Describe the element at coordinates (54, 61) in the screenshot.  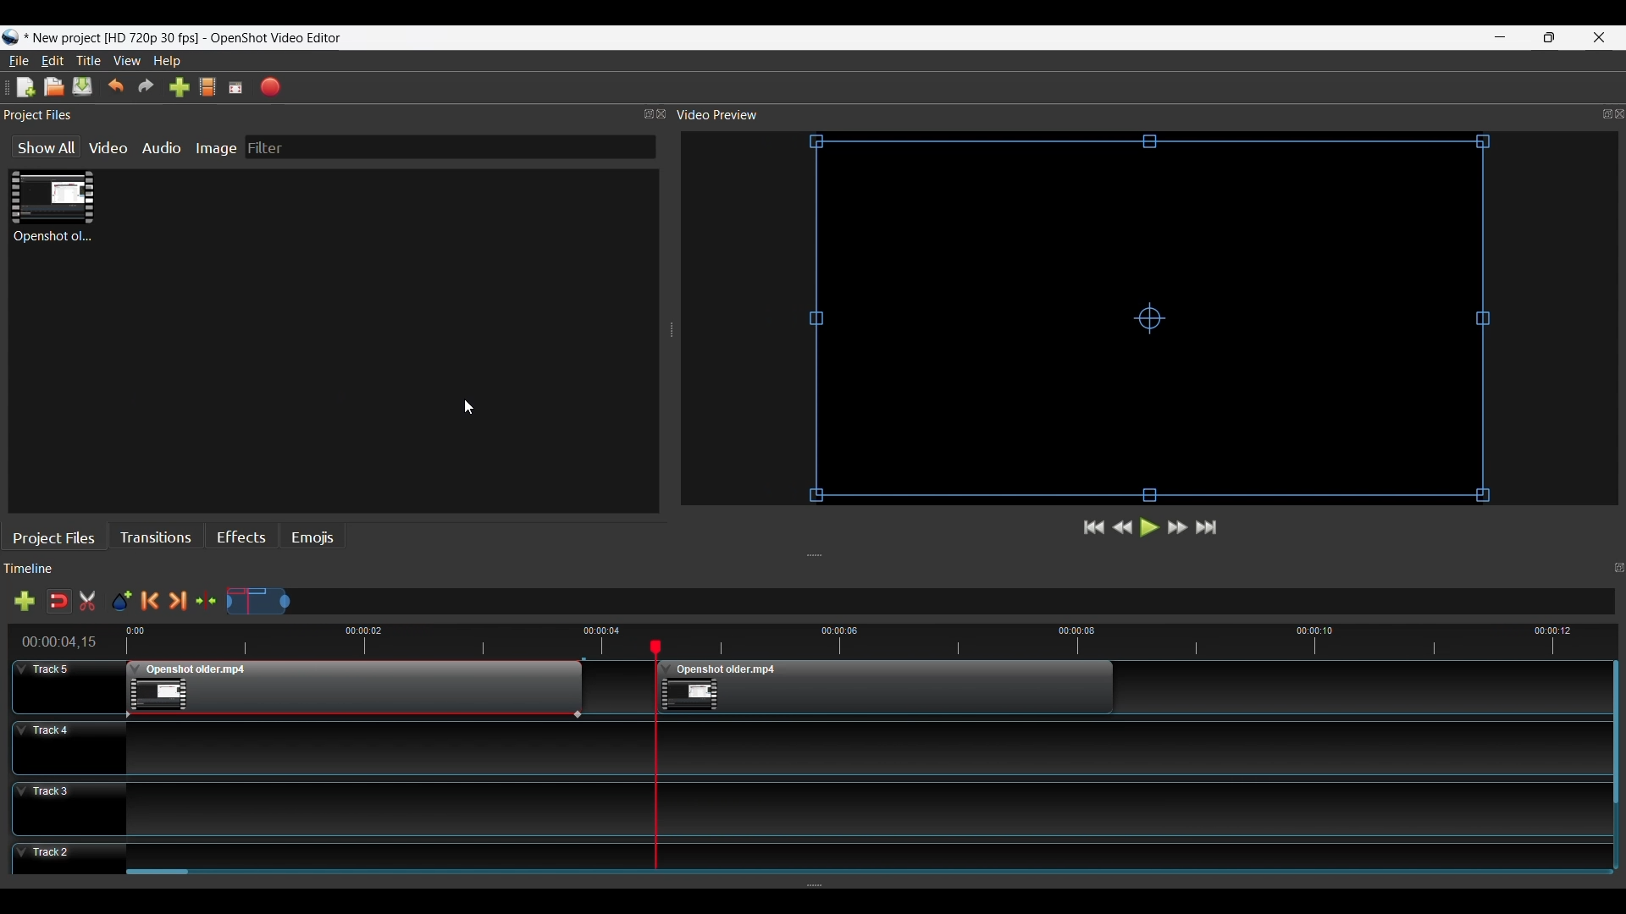
I see `Edit` at that location.